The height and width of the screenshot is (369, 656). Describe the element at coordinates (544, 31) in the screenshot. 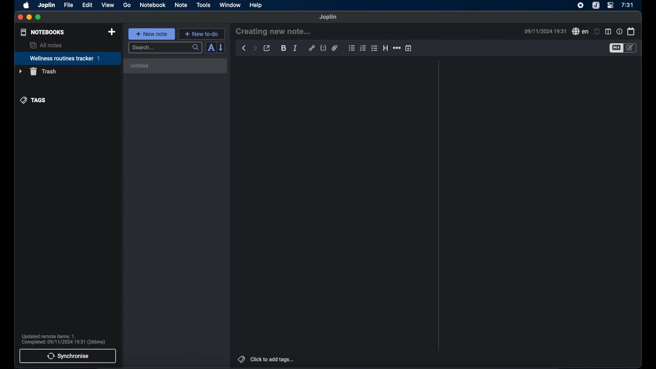

I see `09/11/2024 19:31` at that location.